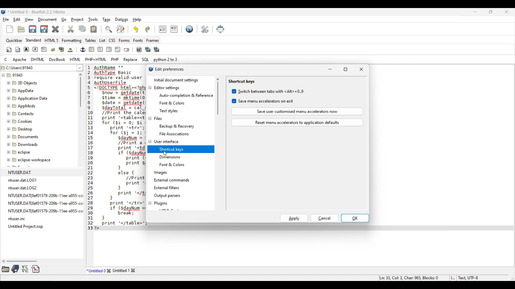 The width and height of the screenshot is (515, 289). What do you see at coordinates (21, 269) in the screenshot?
I see `More tool options` at bounding box center [21, 269].